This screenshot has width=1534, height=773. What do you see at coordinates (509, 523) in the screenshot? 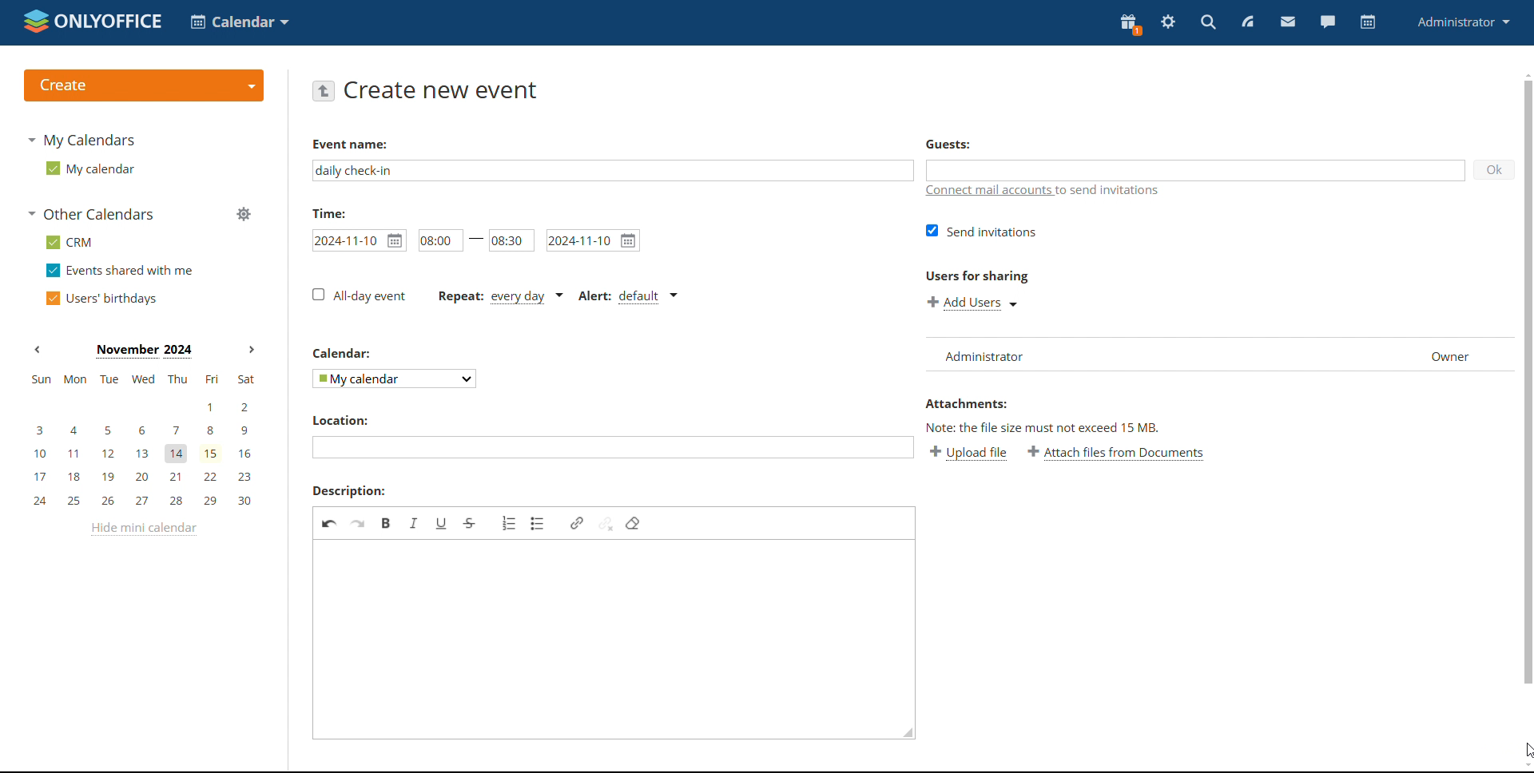
I see `insert/remove numbered list` at bounding box center [509, 523].